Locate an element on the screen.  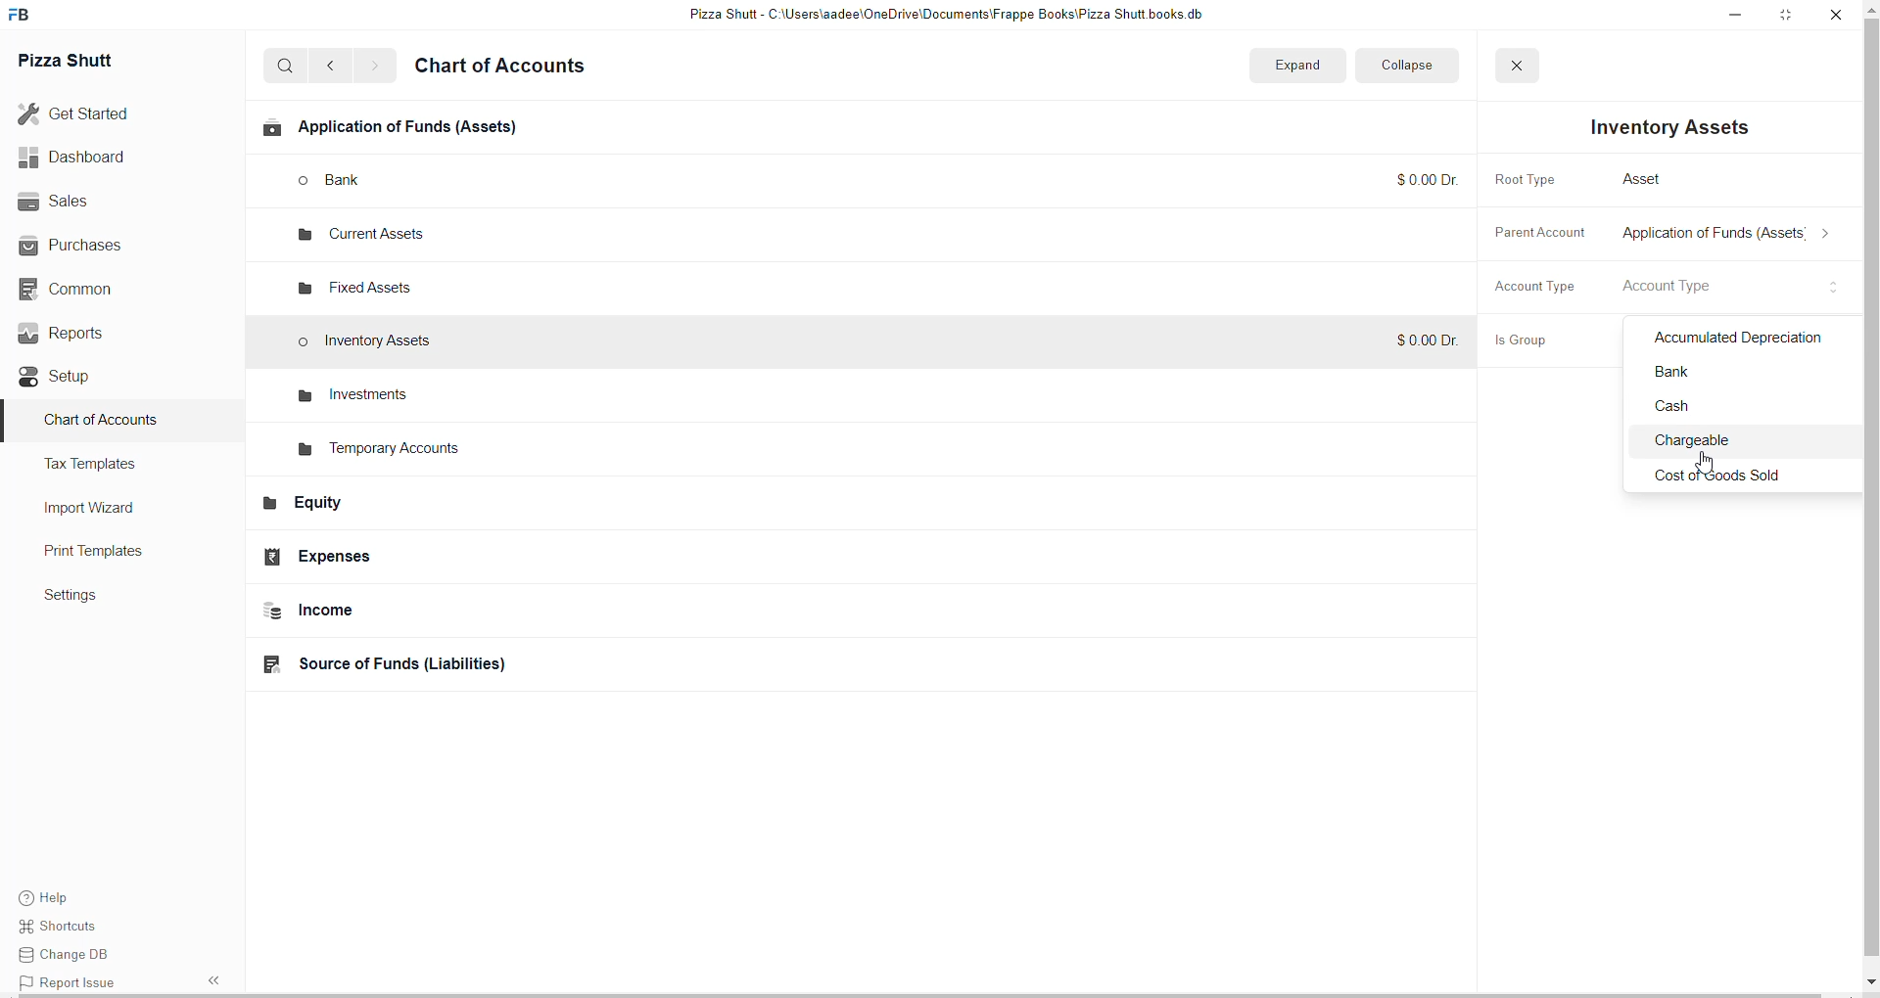
Equity  is located at coordinates (402, 508).